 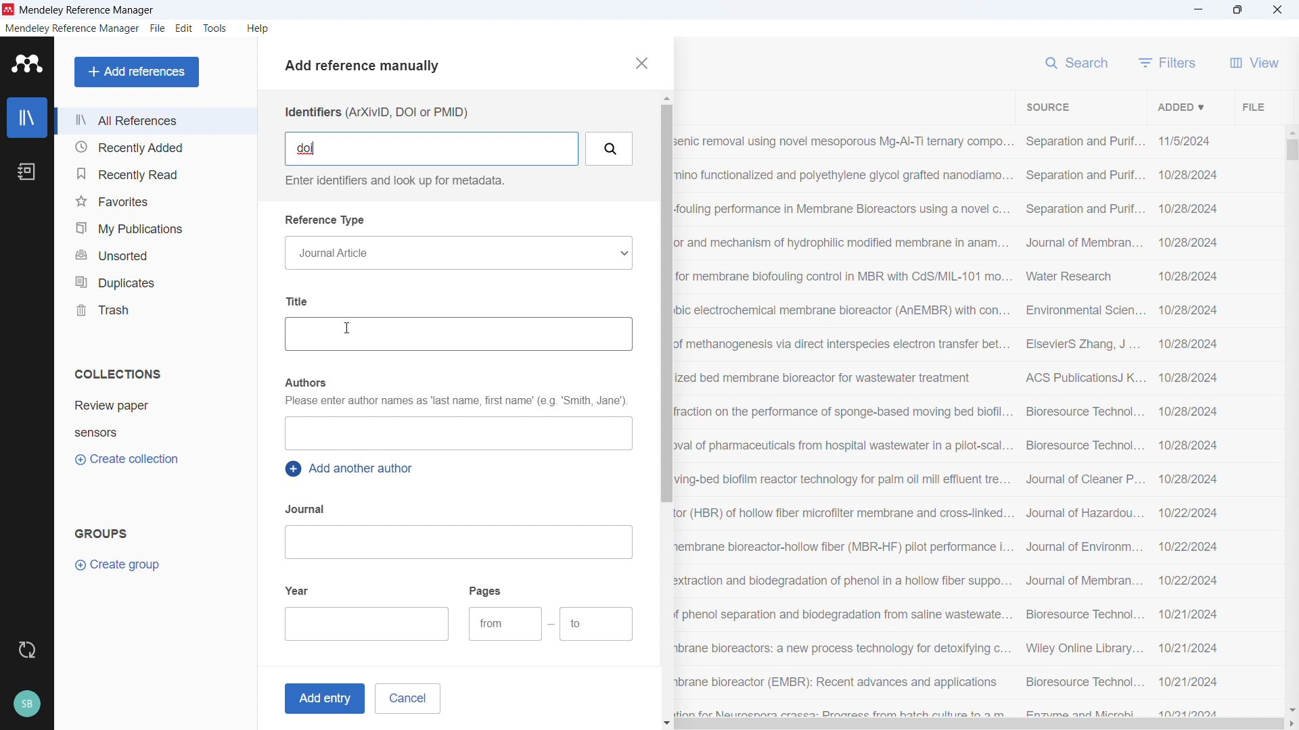 I want to click on Close, so click(x=1277, y=10).